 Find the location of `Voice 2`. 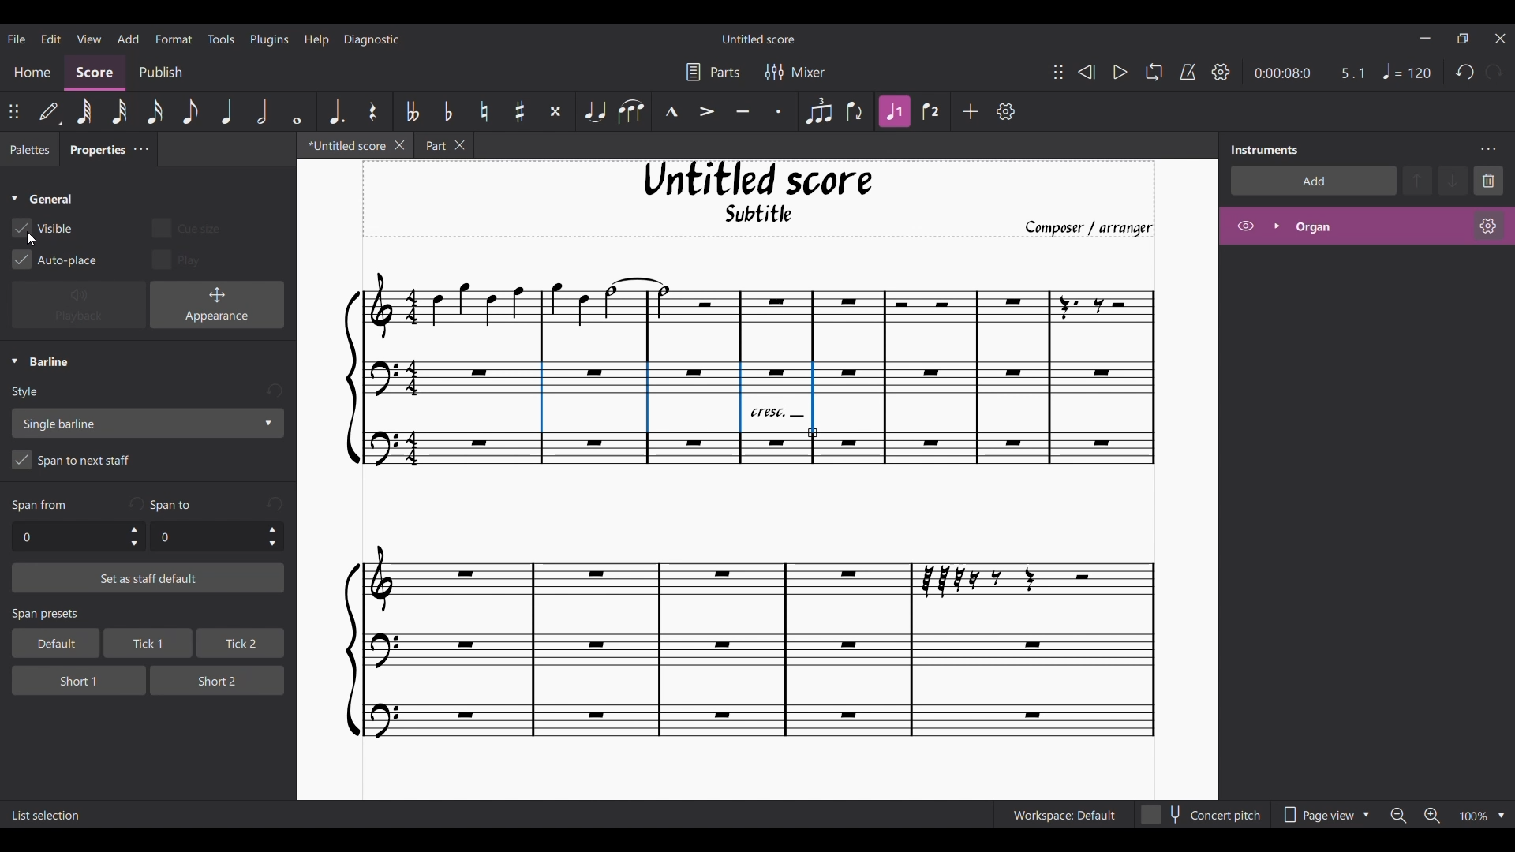

Voice 2 is located at coordinates (933, 111).